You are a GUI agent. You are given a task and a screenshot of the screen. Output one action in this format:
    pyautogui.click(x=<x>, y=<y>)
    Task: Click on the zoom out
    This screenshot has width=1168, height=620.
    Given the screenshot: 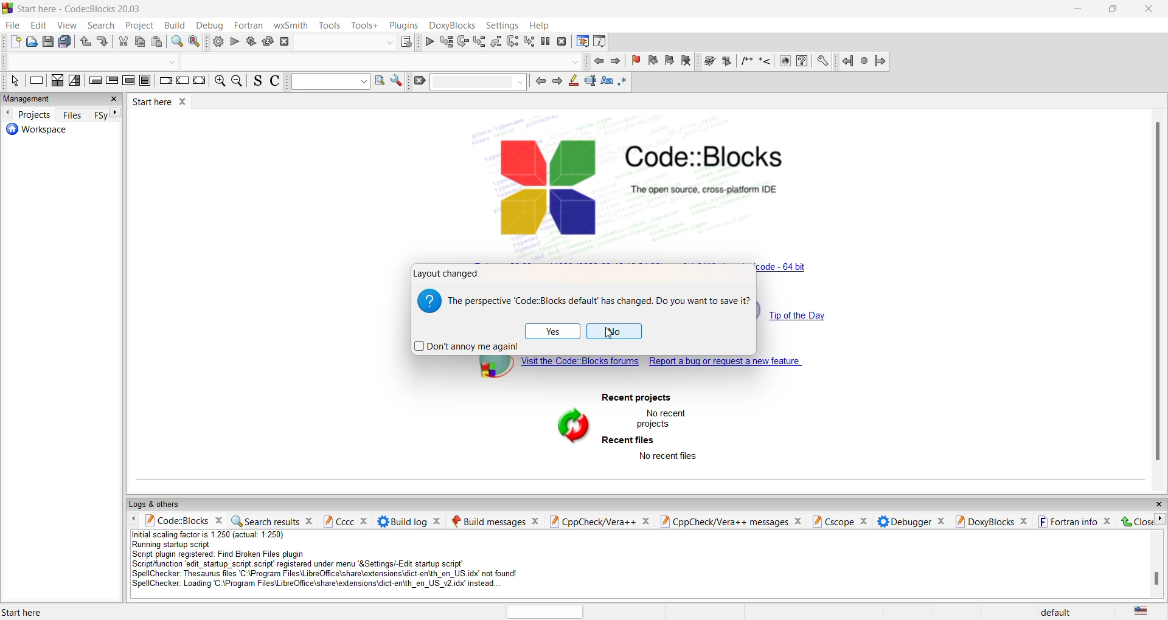 What is the action you would take?
    pyautogui.click(x=238, y=81)
    